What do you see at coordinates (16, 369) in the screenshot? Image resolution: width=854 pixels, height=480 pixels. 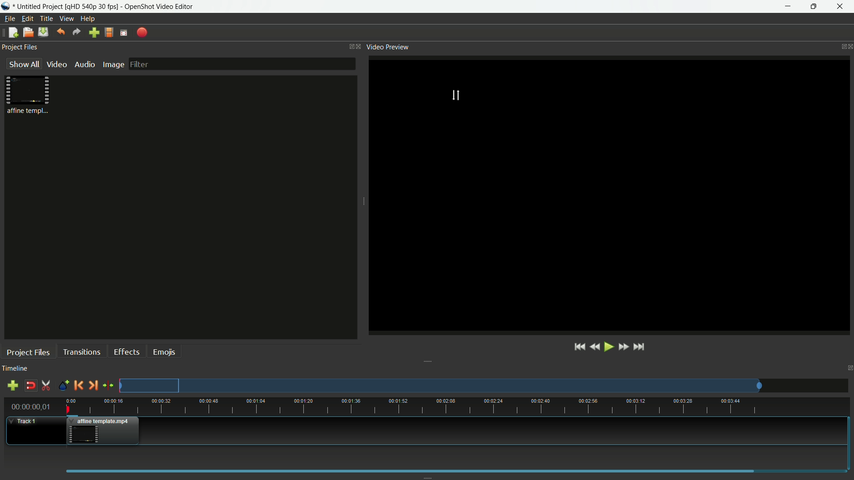 I see `timeline` at bounding box center [16, 369].